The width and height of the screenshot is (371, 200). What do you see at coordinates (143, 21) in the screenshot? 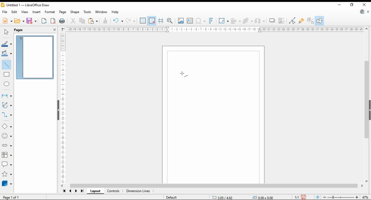
I see `show grids` at bounding box center [143, 21].